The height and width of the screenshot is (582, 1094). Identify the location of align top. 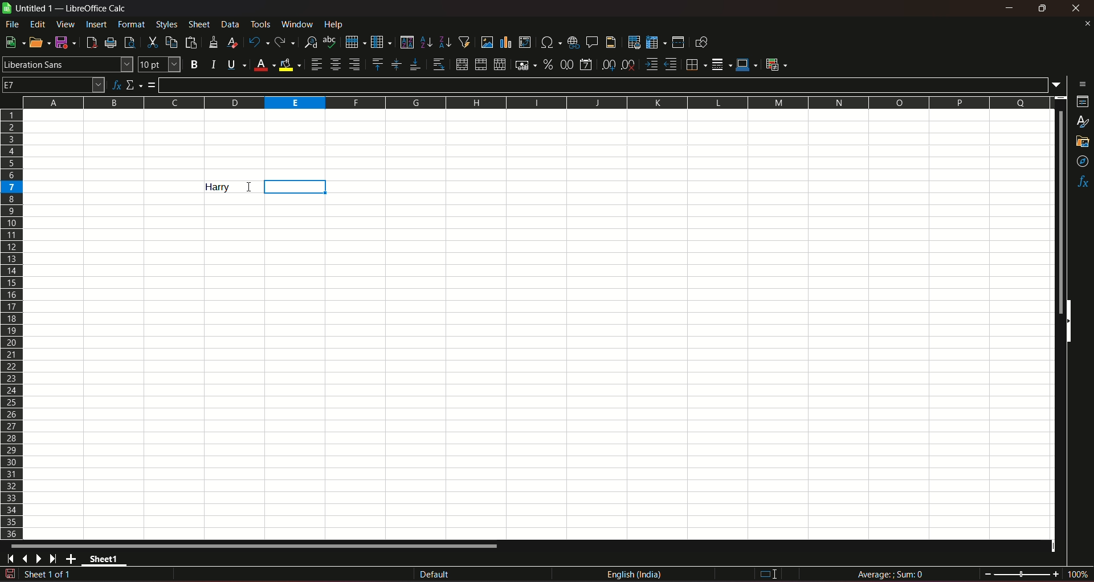
(377, 64).